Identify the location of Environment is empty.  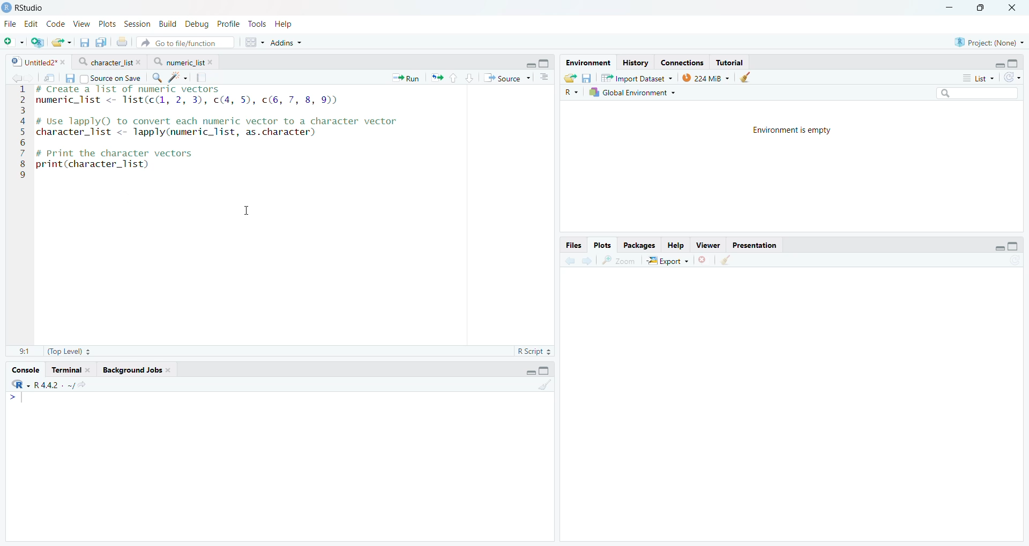
(794, 131).